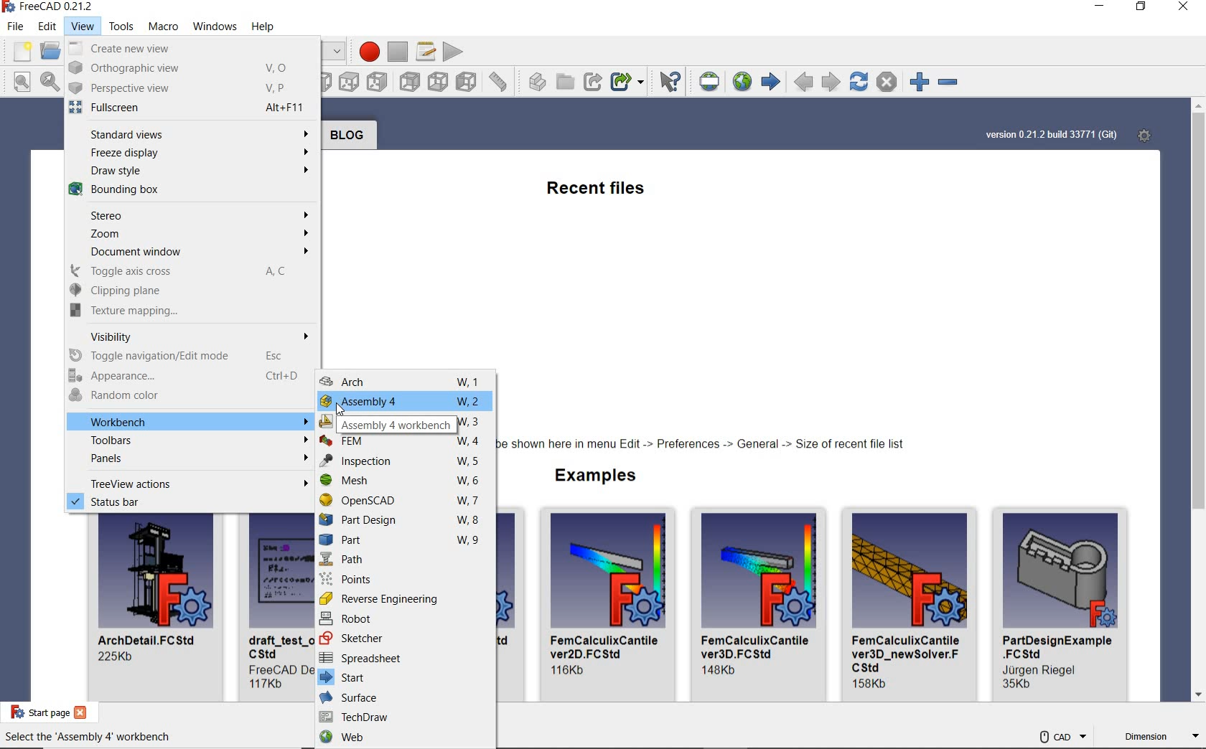 The height and width of the screenshot is (749, 1206). What do you see at coordinates (18, 29) in the screenshot?
I see `file` at bounding box center [18, 29].